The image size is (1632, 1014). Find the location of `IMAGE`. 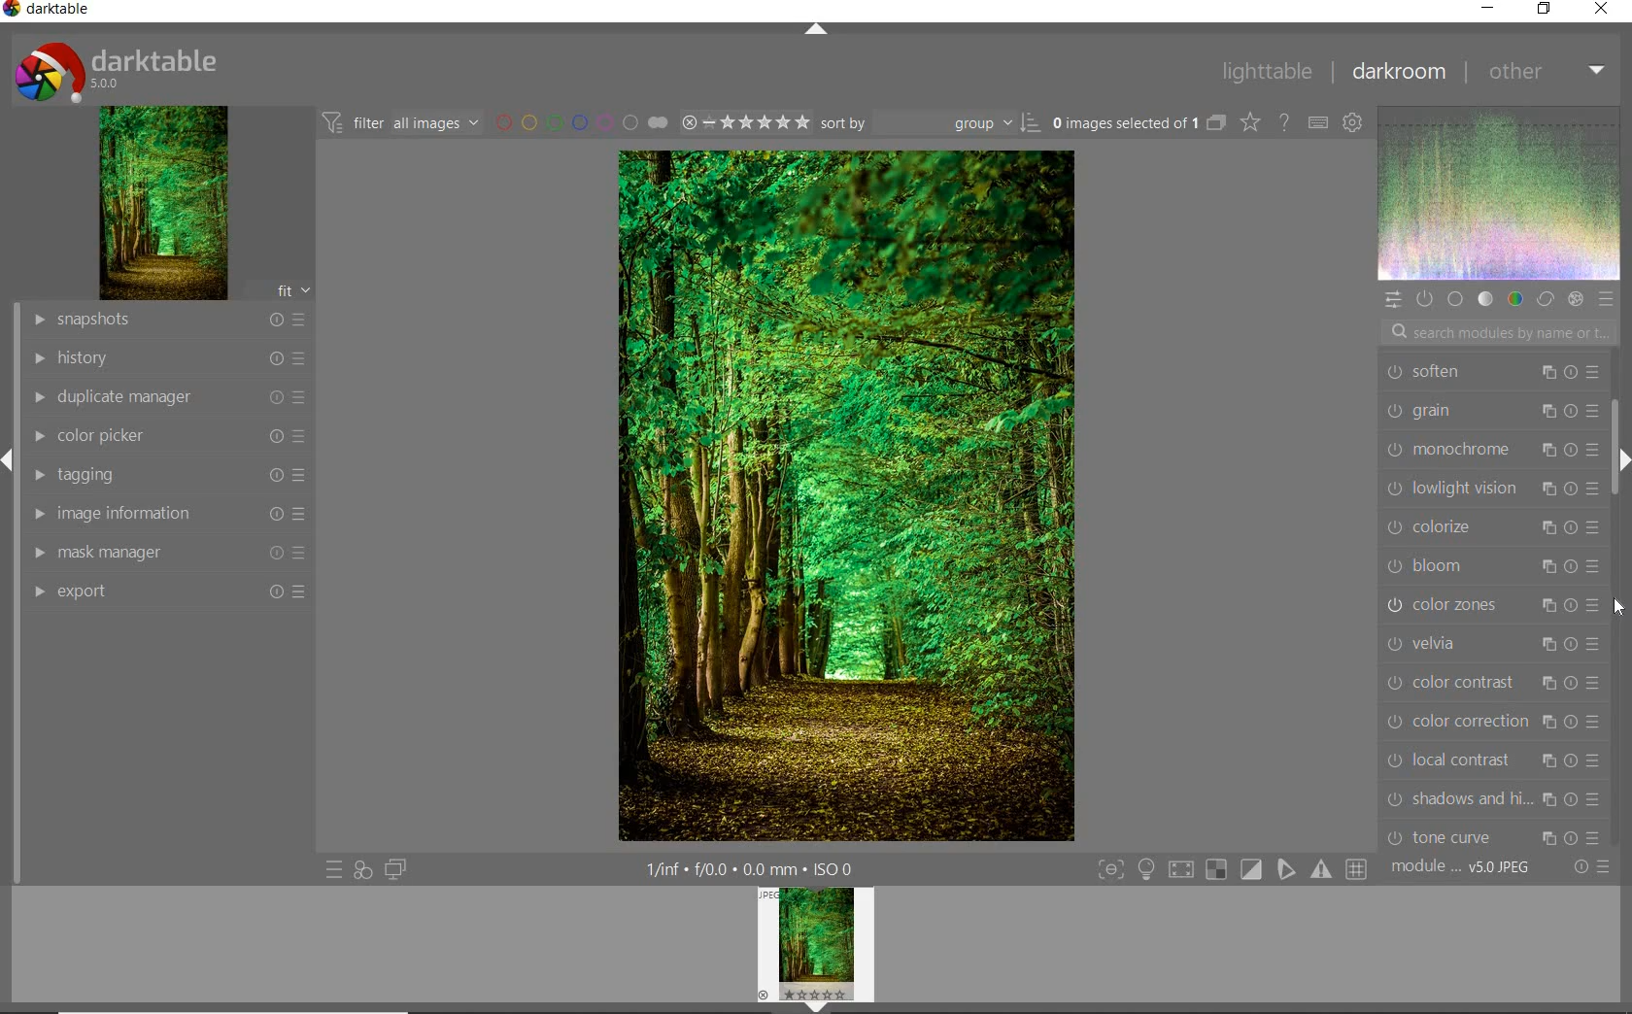

IMAGE is located at coordinates (160, 202).